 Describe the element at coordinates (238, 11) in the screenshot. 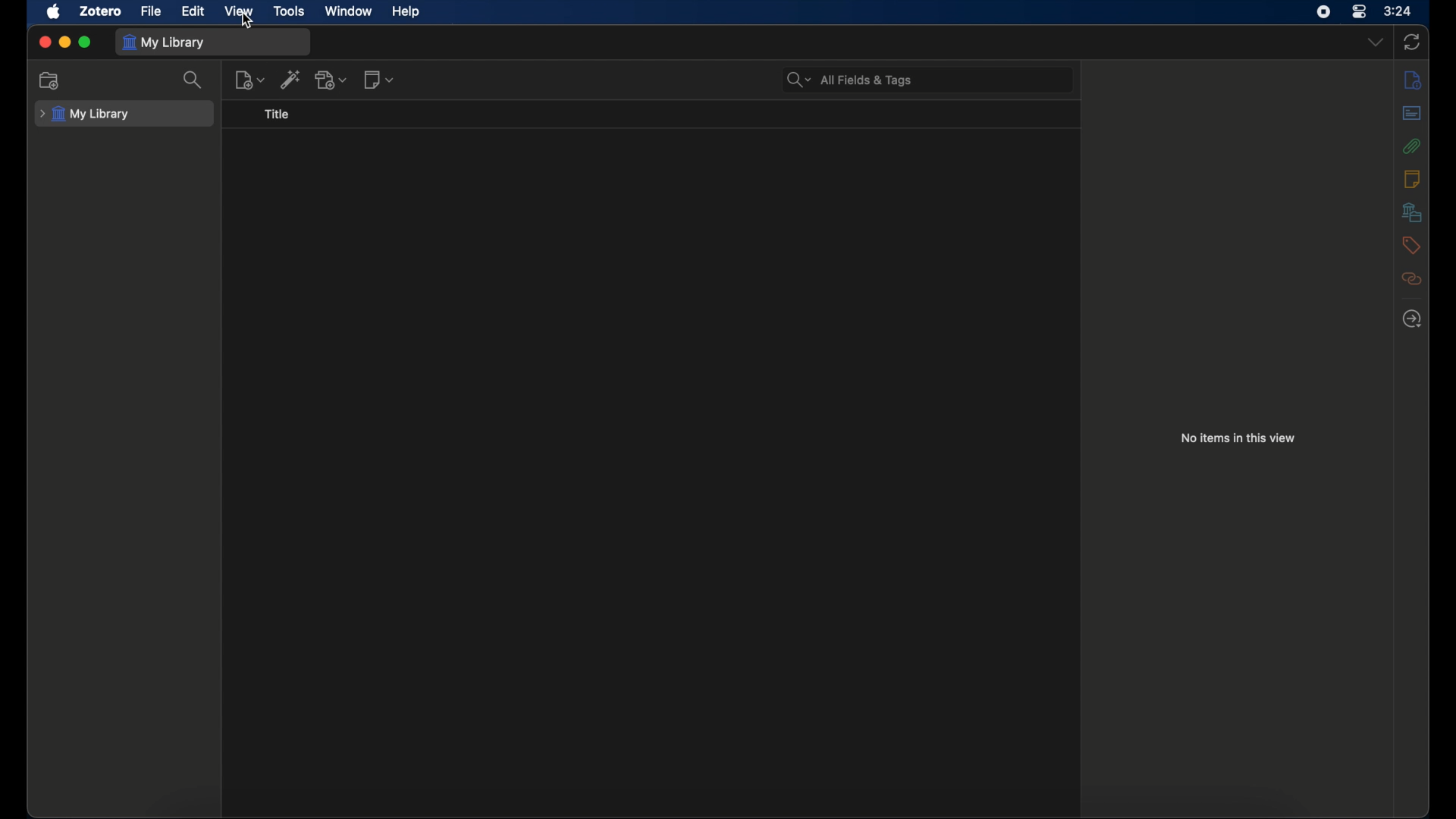

I see `view` at that location.